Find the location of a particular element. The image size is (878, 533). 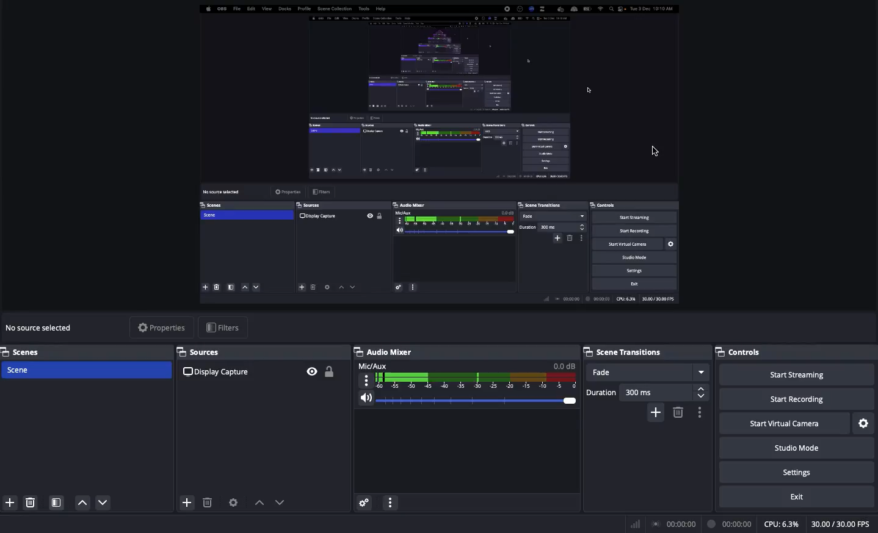

CPU is located at coordinates (781, 524).